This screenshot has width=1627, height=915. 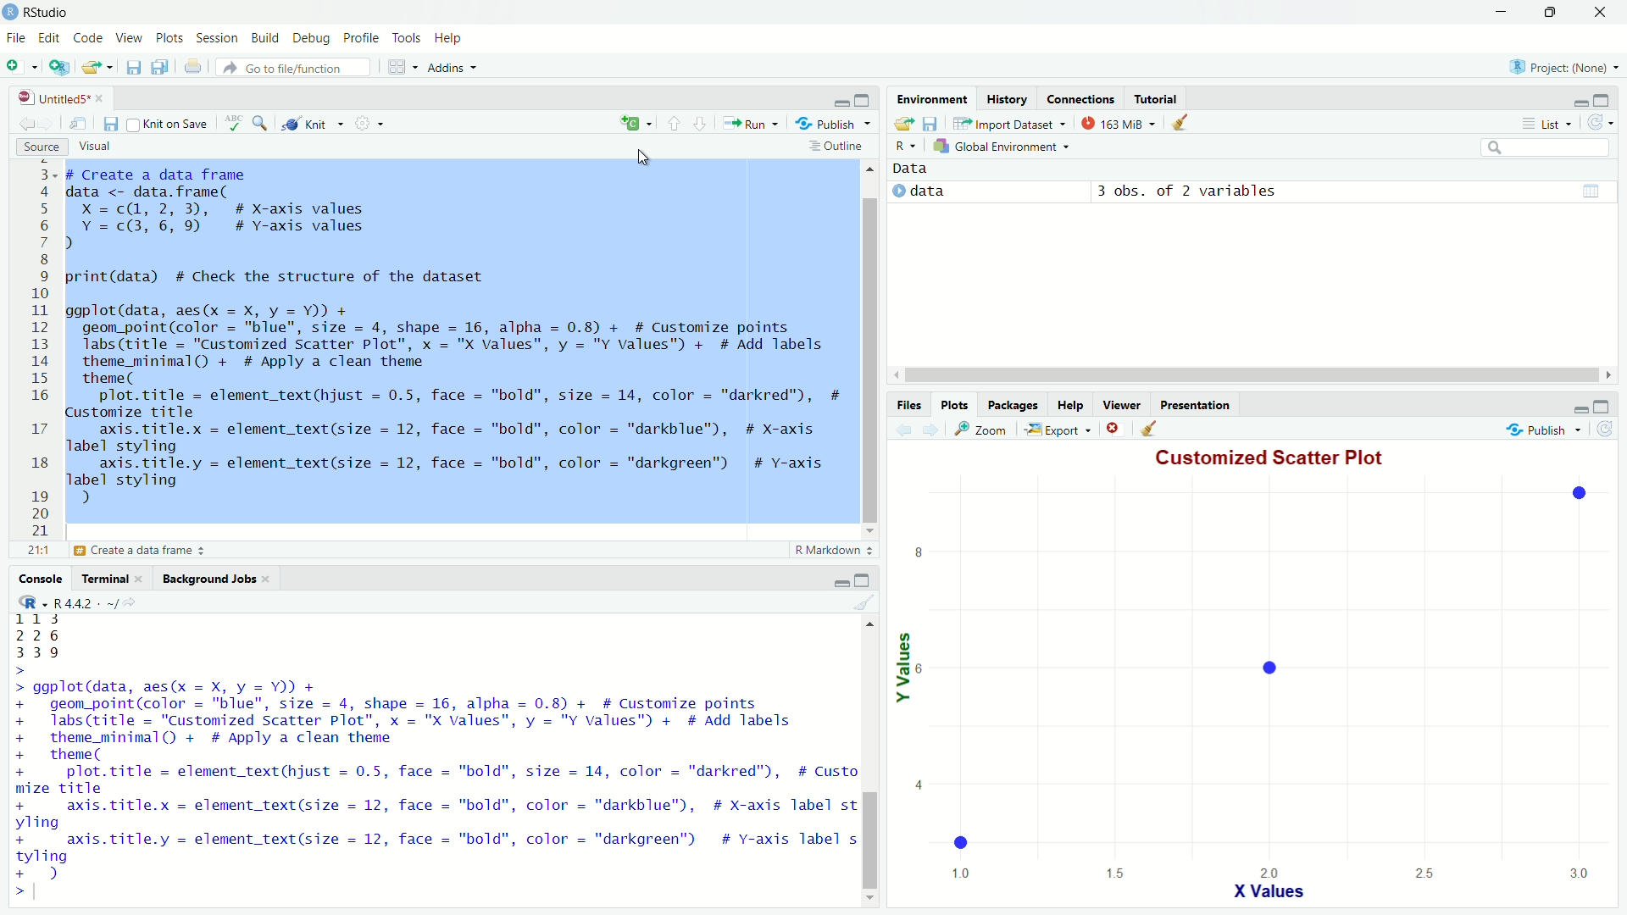 What do you see at coordinates (1123, 124) in the screenshot?
I see `145Mb used by the R session` at bounding box center [1123, 124].